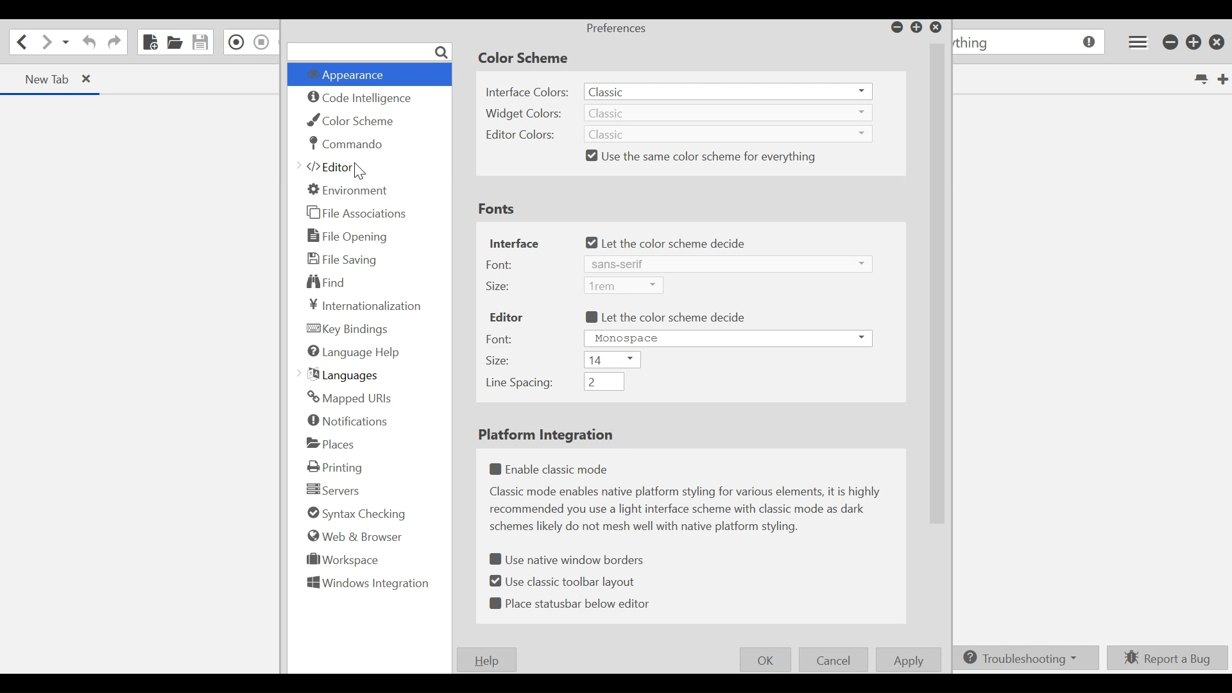 The image size is (1232, 693). I want to click on Close, so click(936, 28).